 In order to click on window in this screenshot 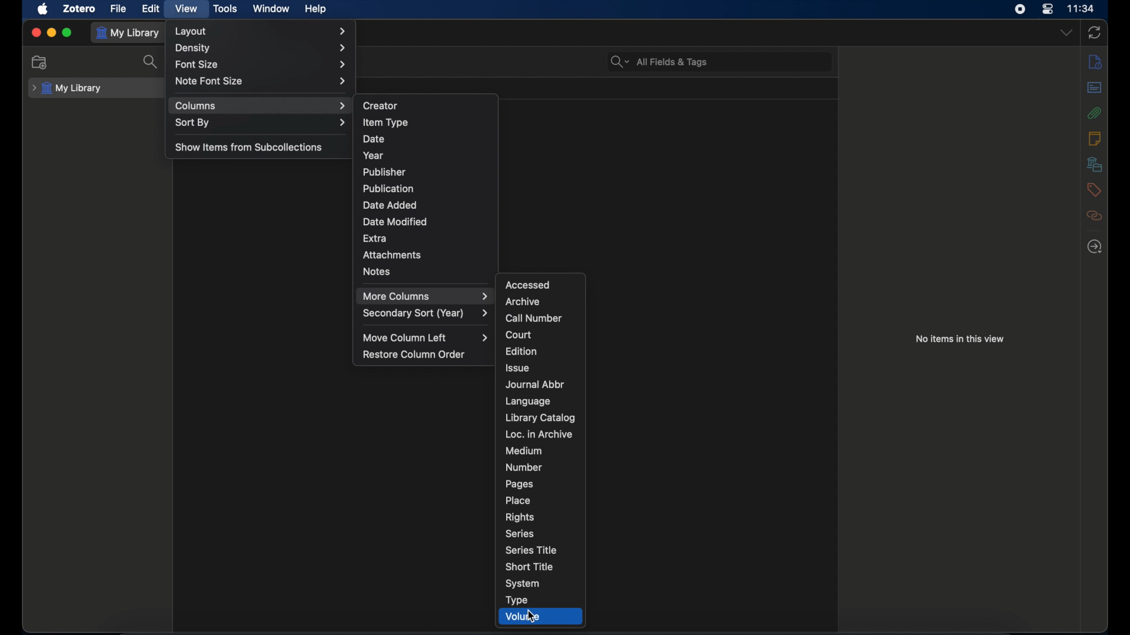, I will do `click(271, 8)`.